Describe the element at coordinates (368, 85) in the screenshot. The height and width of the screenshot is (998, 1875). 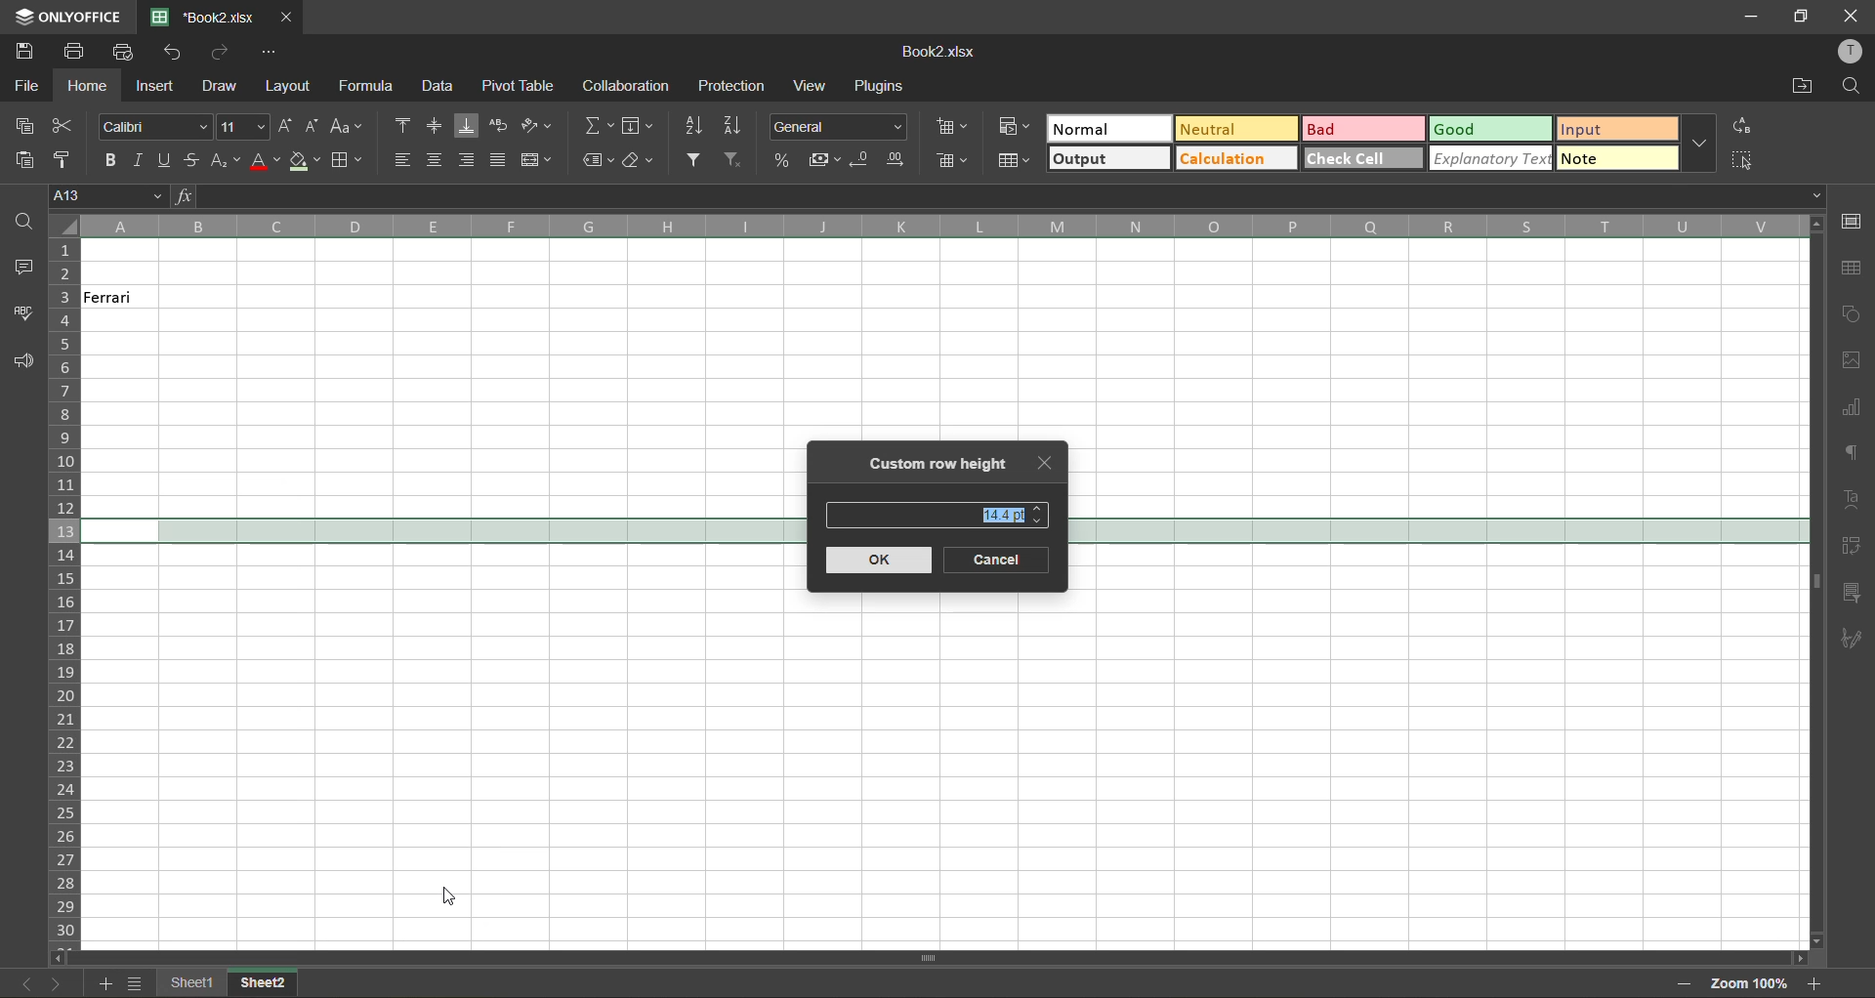
I see `formula` at that location.